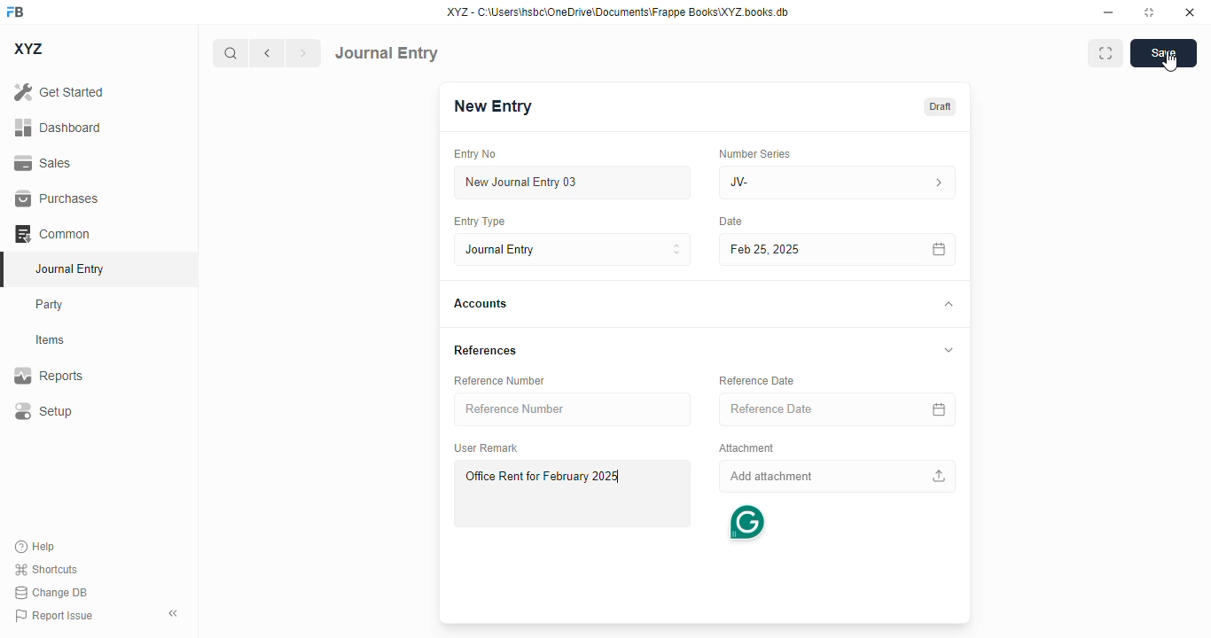 This screenshot has height=638, width=1211. What do you see at coordinates (267, 53) in the screenshot?
I see `previous` at bounding box center [267, 53].